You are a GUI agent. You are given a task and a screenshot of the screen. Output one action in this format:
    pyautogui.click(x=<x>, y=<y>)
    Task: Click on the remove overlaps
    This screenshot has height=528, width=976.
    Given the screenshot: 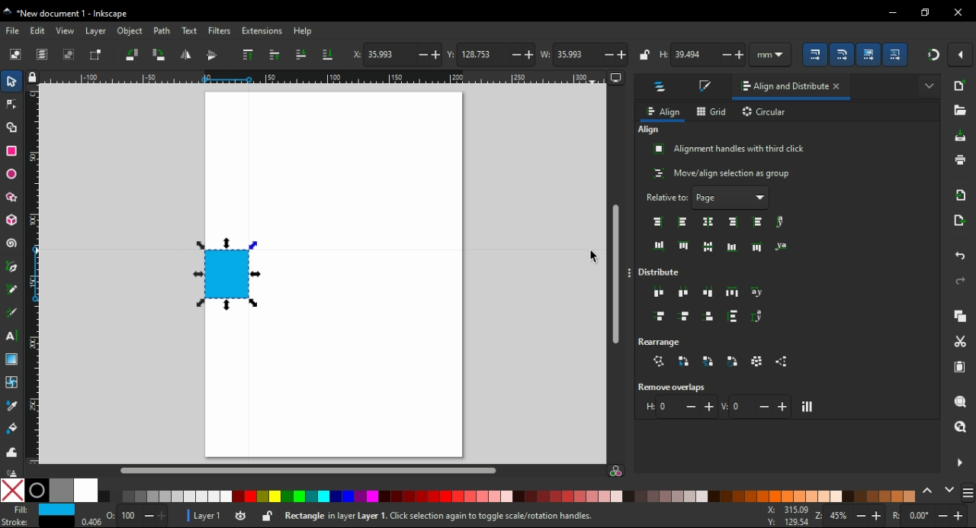 What is the action you would take?
    pyautogui.click(x=671, y=387)
    